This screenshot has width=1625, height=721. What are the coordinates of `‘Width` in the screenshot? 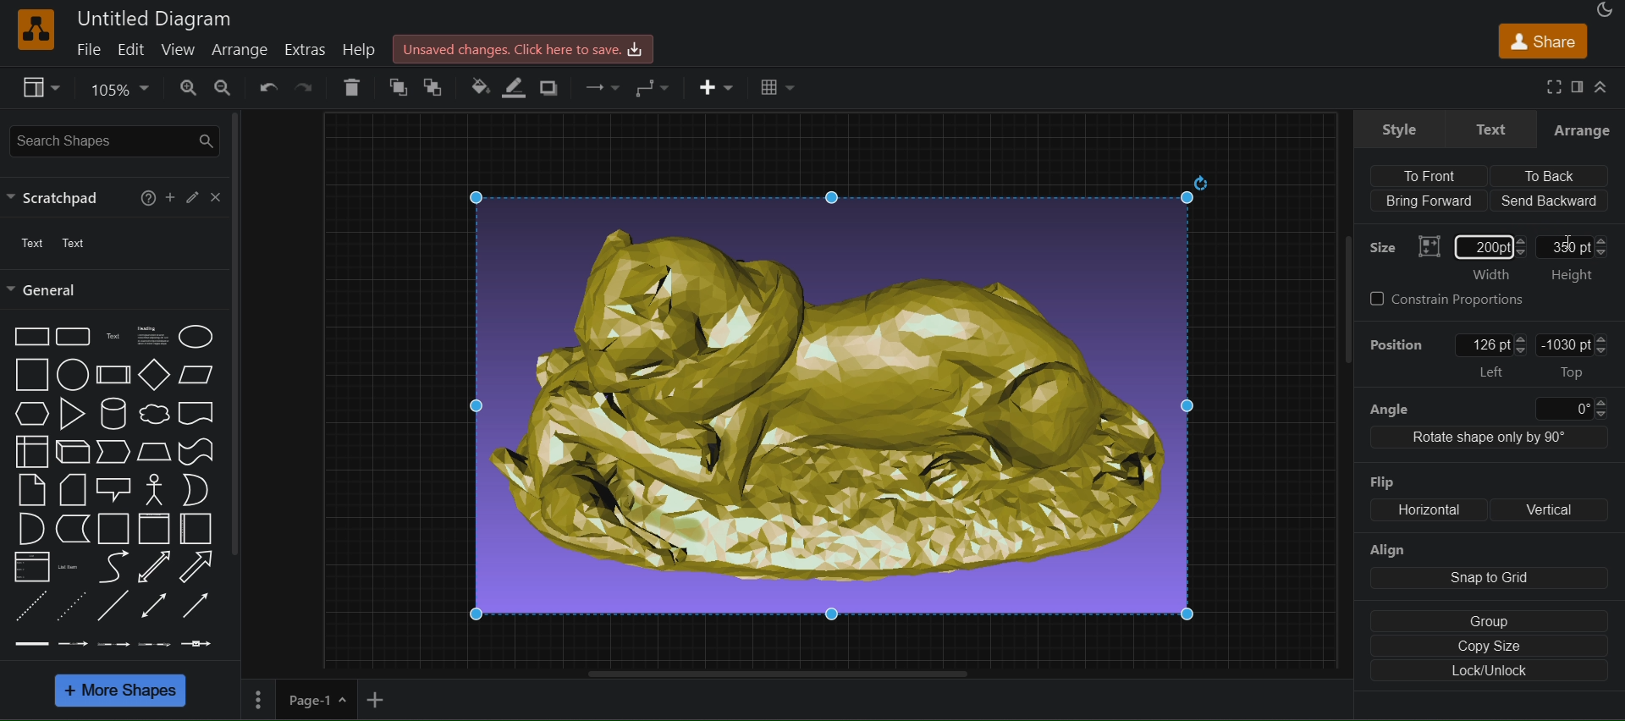 It's located at (1488, 275).